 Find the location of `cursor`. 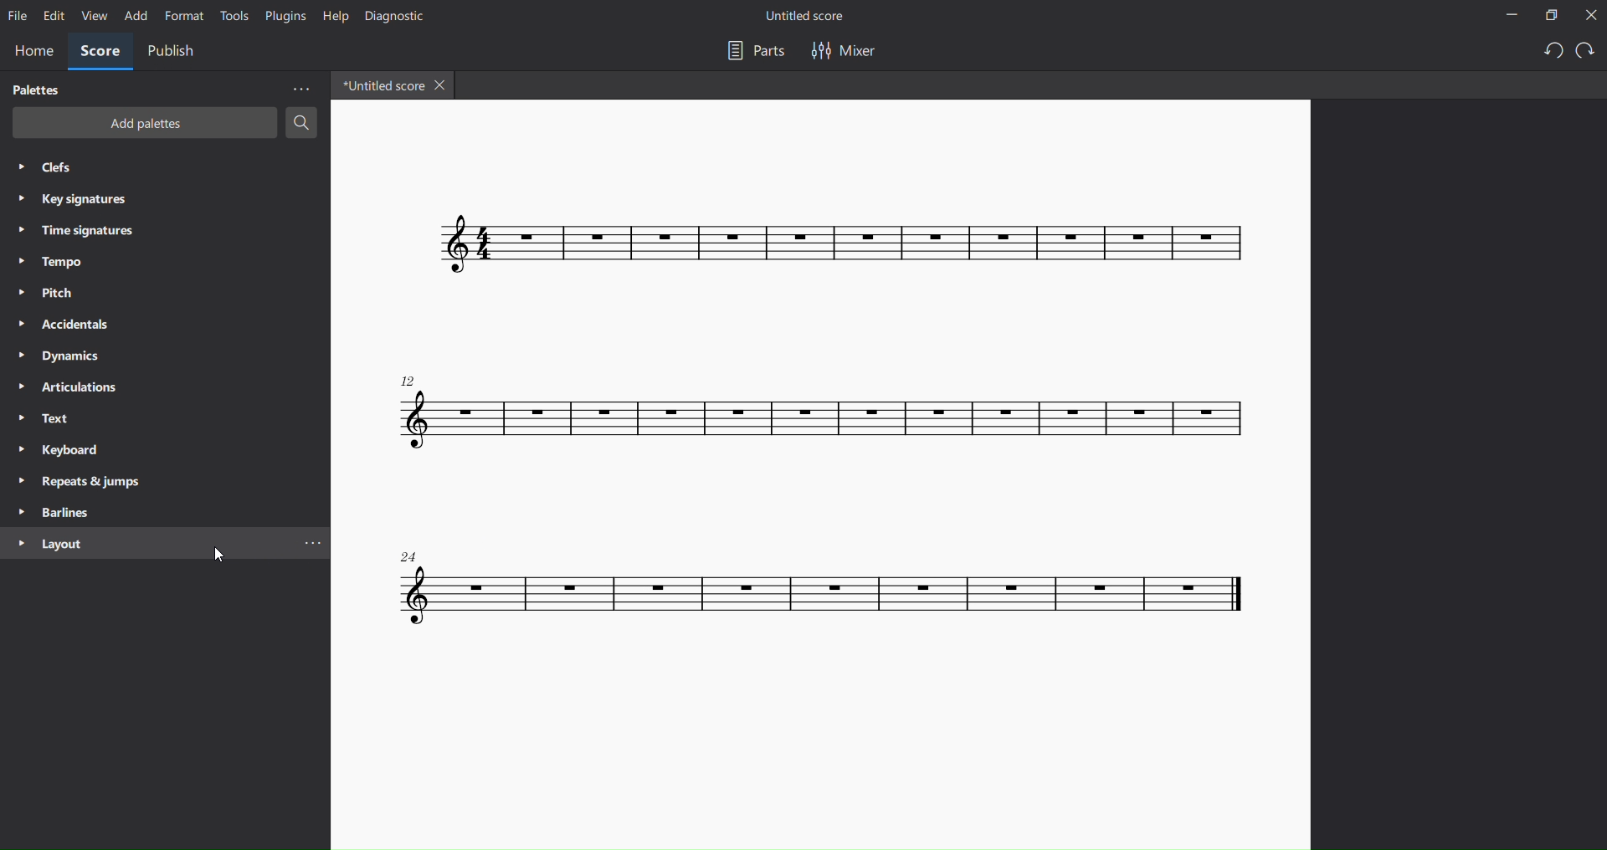

cursor is located at coordinates (213, 561).